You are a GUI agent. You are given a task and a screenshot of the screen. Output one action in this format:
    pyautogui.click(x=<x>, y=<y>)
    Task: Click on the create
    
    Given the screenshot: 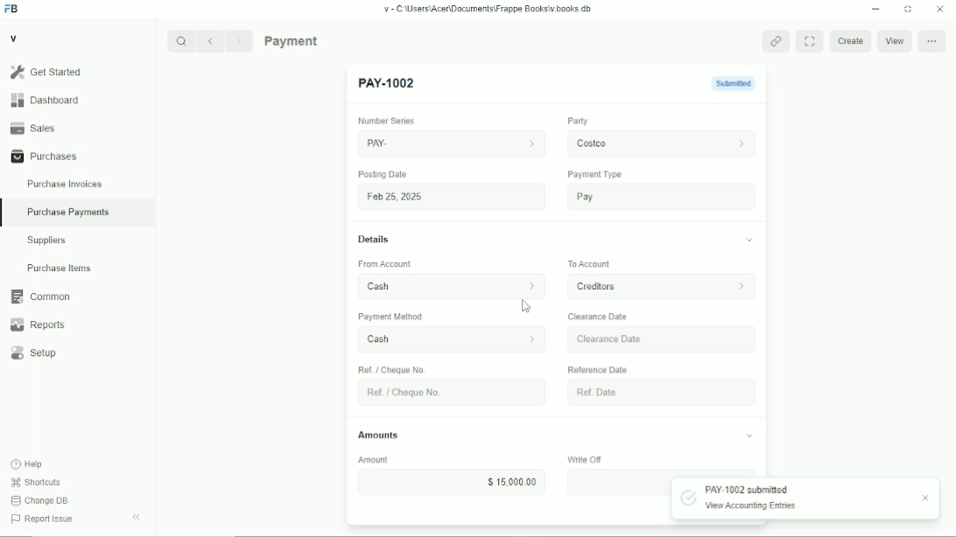 What is the action you would take?
    pyautogui.click(x=848, y=42)
    